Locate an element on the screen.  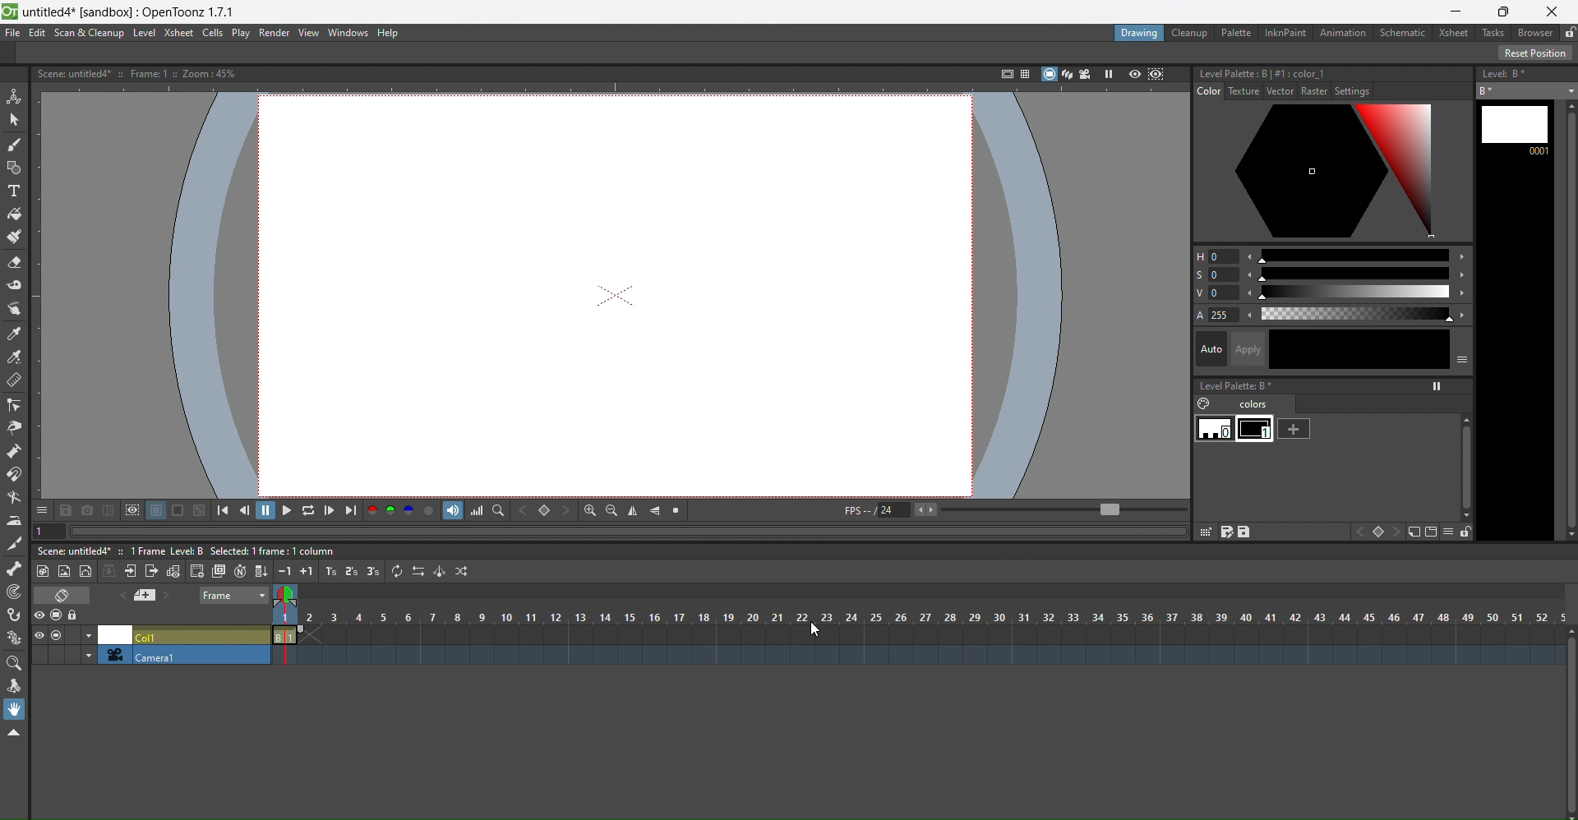
column number is located at coordinates (920, 619).